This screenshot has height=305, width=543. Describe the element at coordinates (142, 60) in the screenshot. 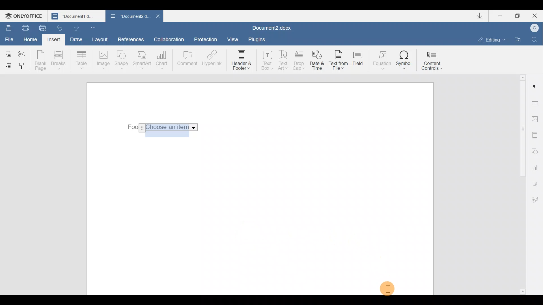

I see `SmartArt` at that location.